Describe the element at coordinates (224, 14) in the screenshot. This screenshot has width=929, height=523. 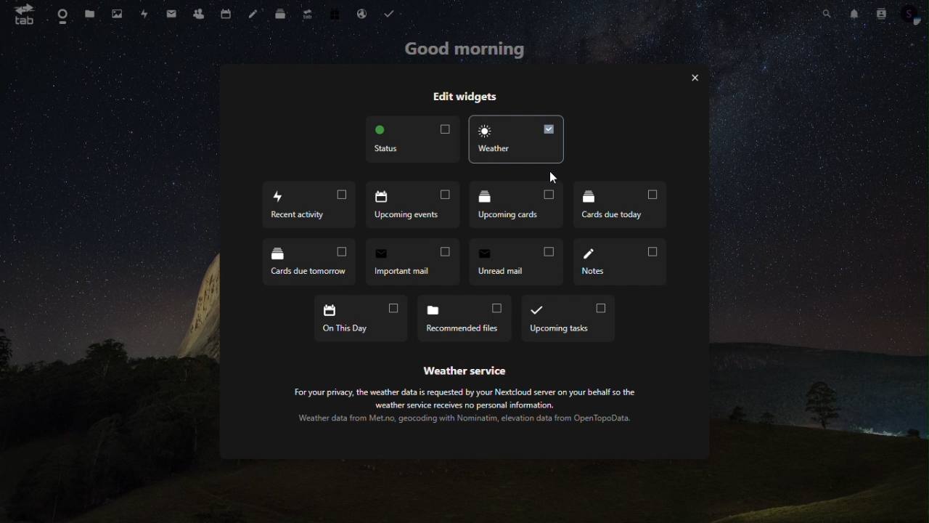
I see `calendar` at that location.